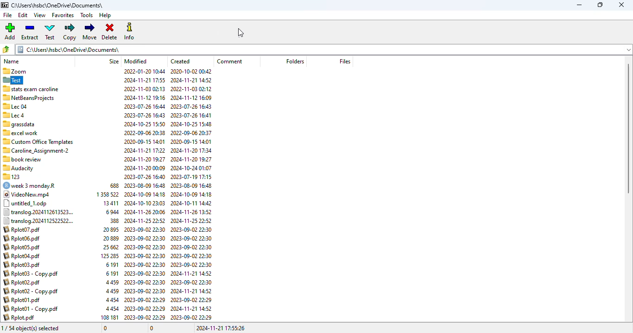 The image size is (633, 333). What do you see at coordinates (181, 61) in the screenshot?
I see `created` at bounding box center [181, 61].